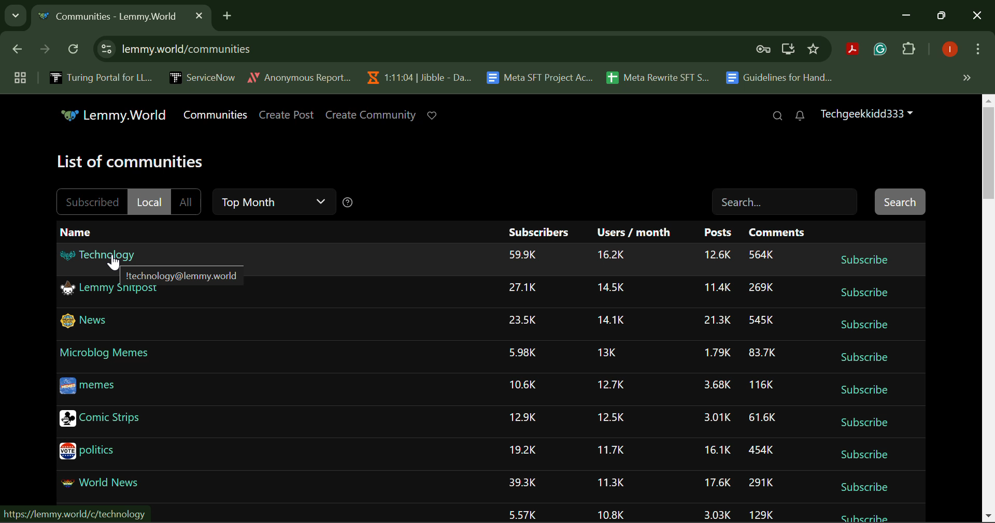  I want to click on Website Address: lemmy.world/communities, so click(422, 49).